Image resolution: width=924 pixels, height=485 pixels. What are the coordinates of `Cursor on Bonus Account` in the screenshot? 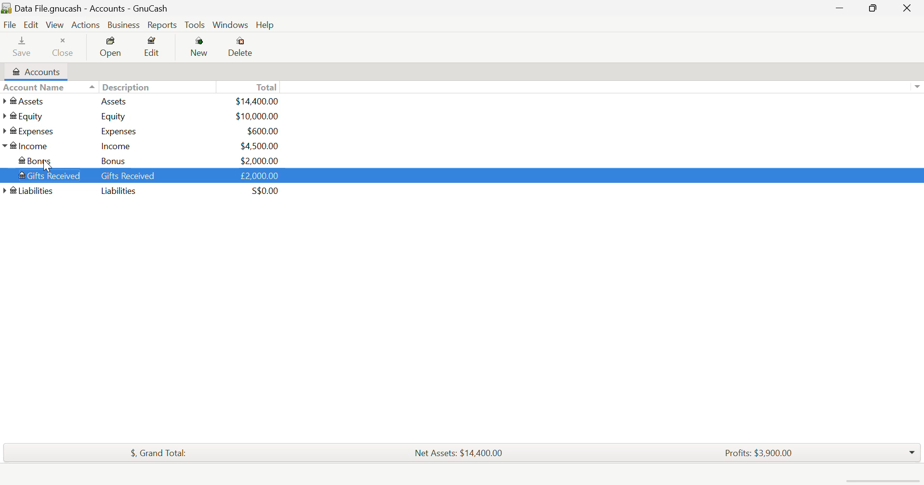 It's located at (46, 165).